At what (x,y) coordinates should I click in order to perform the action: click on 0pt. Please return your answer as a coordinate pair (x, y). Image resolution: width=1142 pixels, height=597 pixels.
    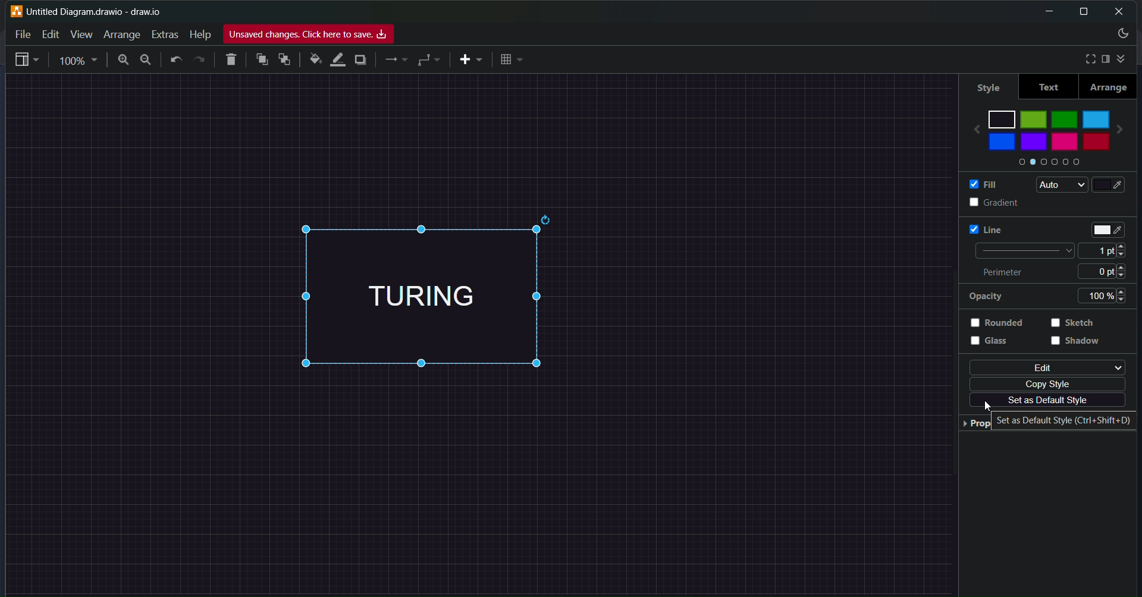
    Looking at the image, I should click on (1111, 271).